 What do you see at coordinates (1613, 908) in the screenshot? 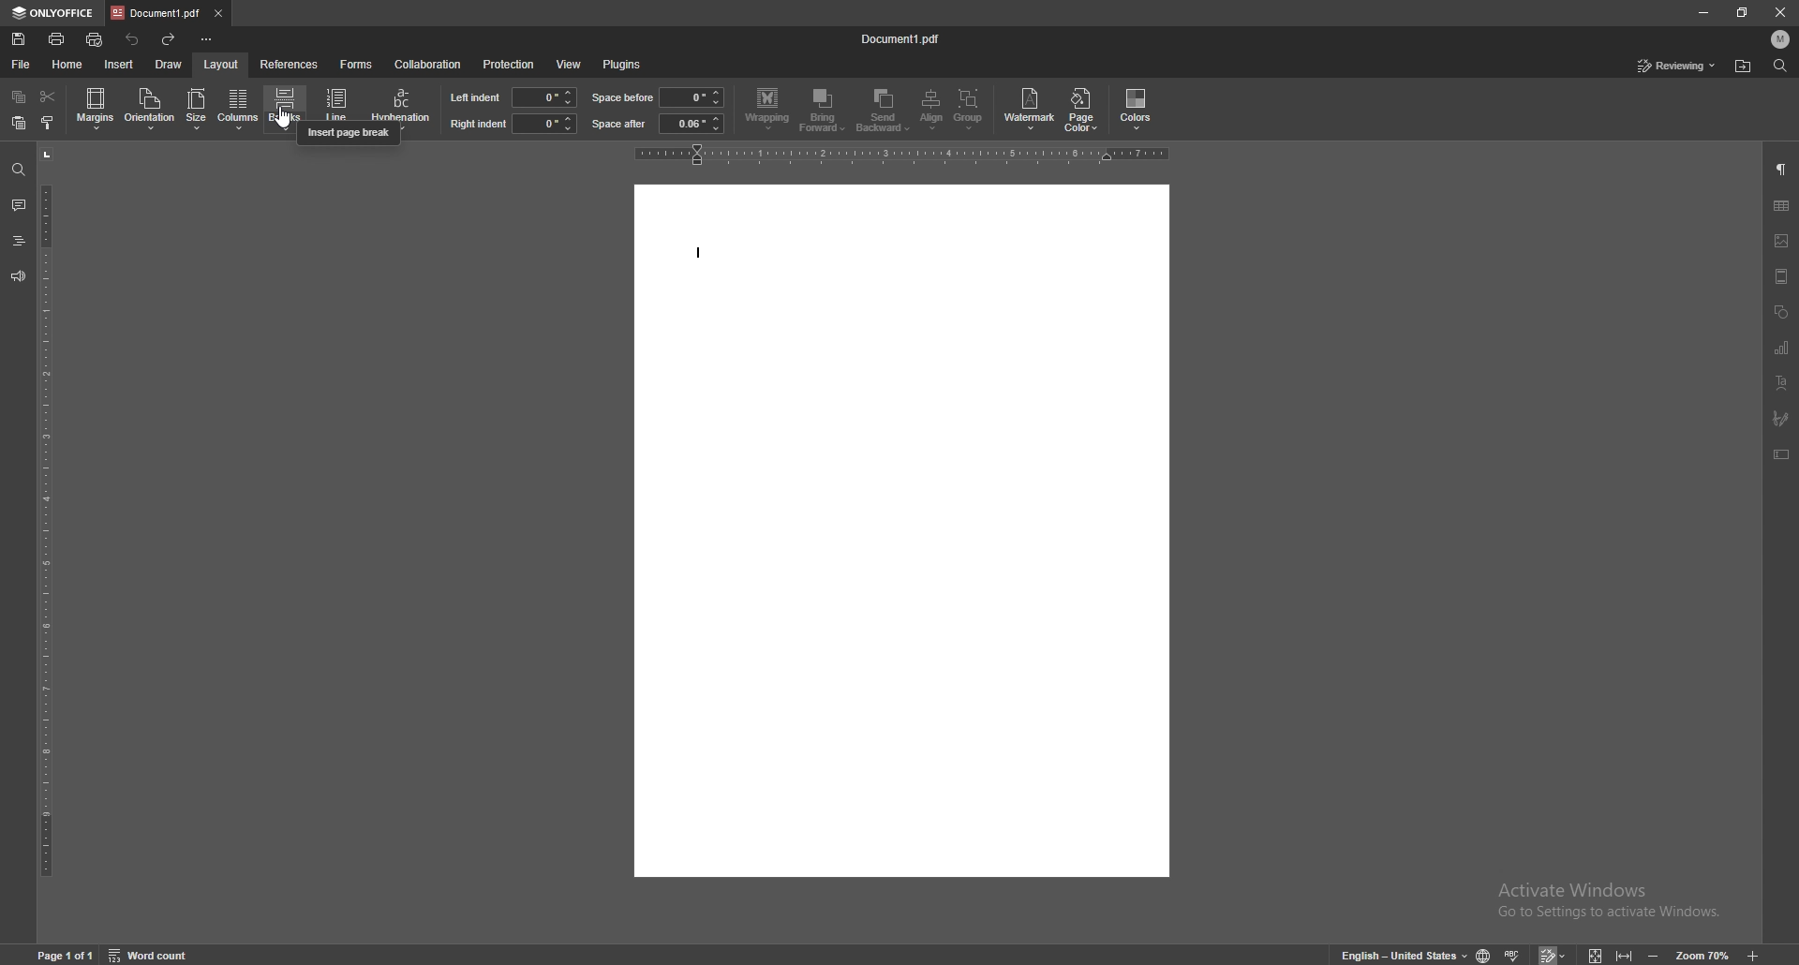
I see `Activate Windows
Go to Settings to activate Windows.` at bounding box center [1613, 908].